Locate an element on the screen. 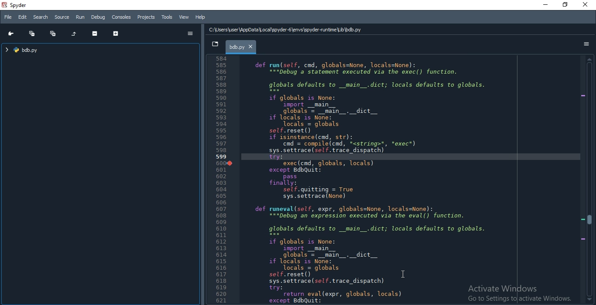 This screenshot has width=596, height=305. scroll bar is located at coordinates (589, 180).